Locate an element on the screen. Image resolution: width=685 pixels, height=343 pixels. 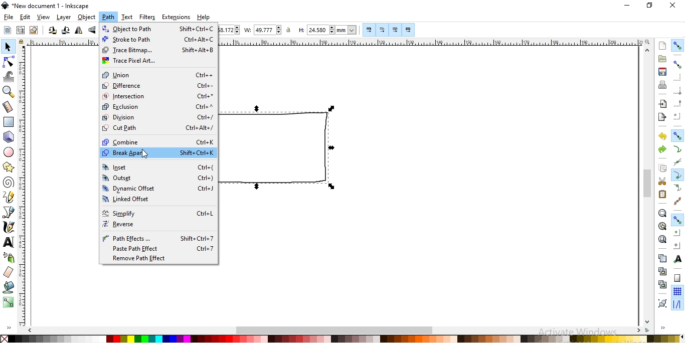
filters is located at coordinates (147, 17).